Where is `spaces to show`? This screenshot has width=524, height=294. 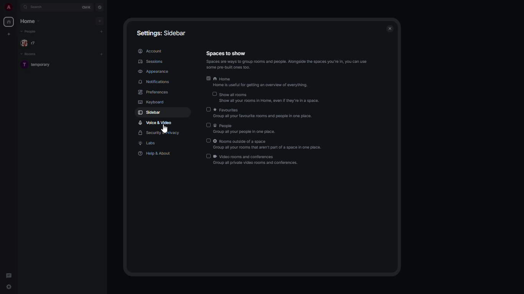
spaces to show is located at coordinates (288, 59).